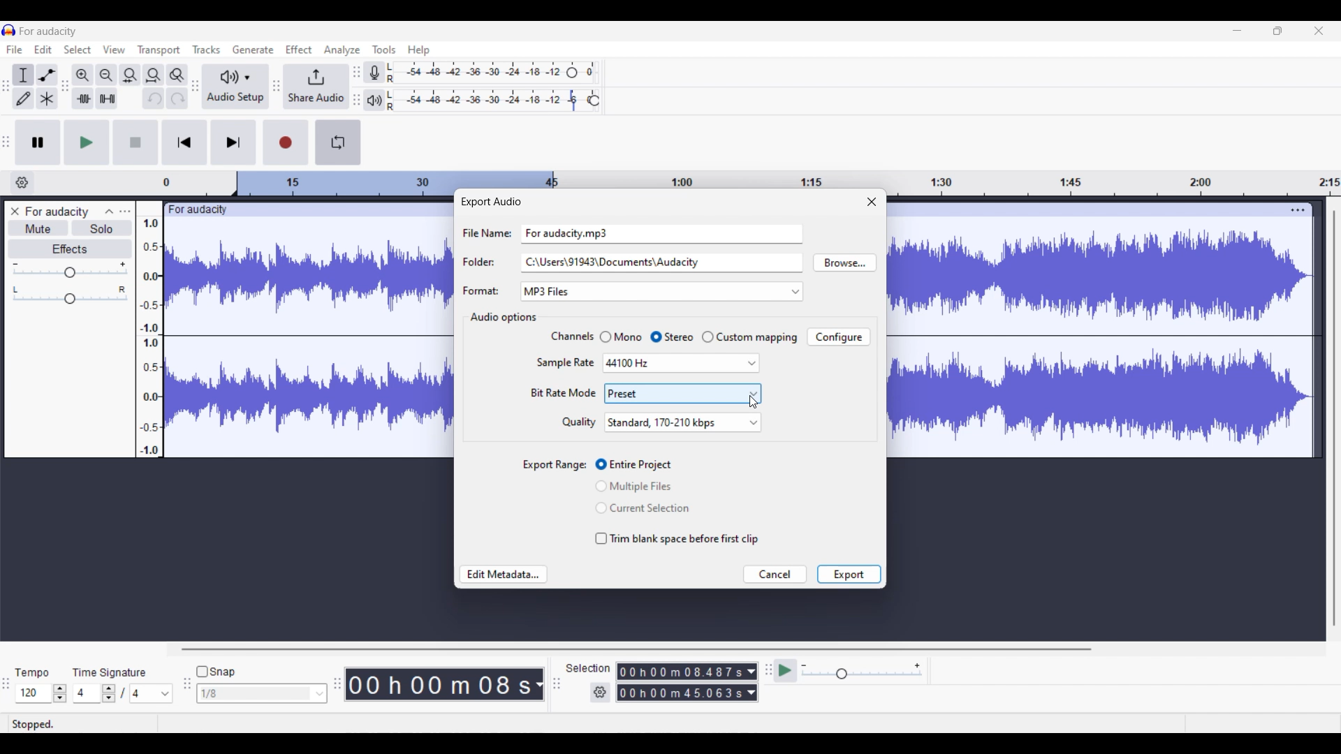 The image size is (1341, 754). What do you see at coordinates (31, 673) in the screenshot?
I see `Tempo settings` at bounding box center [31, 673].